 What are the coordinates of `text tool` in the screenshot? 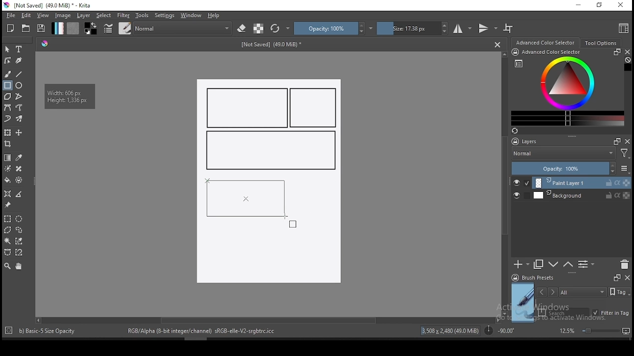 It's located at (19, 49).